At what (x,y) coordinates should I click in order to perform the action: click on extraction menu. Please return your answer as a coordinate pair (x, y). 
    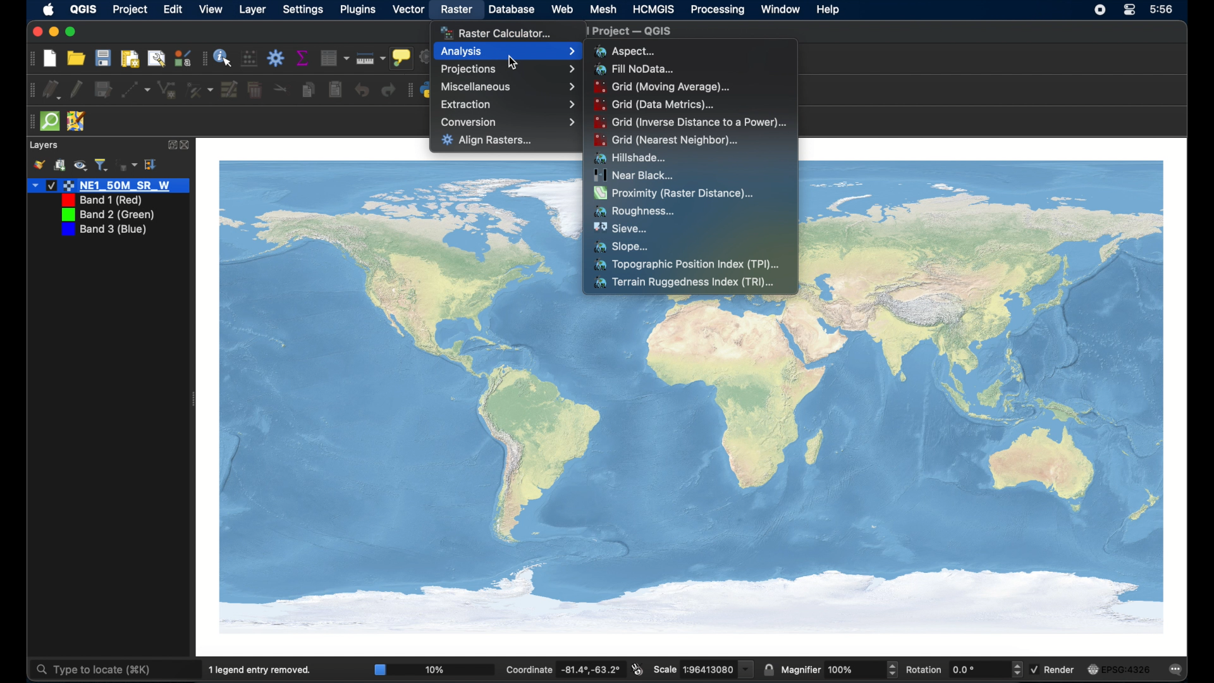
    Looking at the image, I should click on (508, 104).